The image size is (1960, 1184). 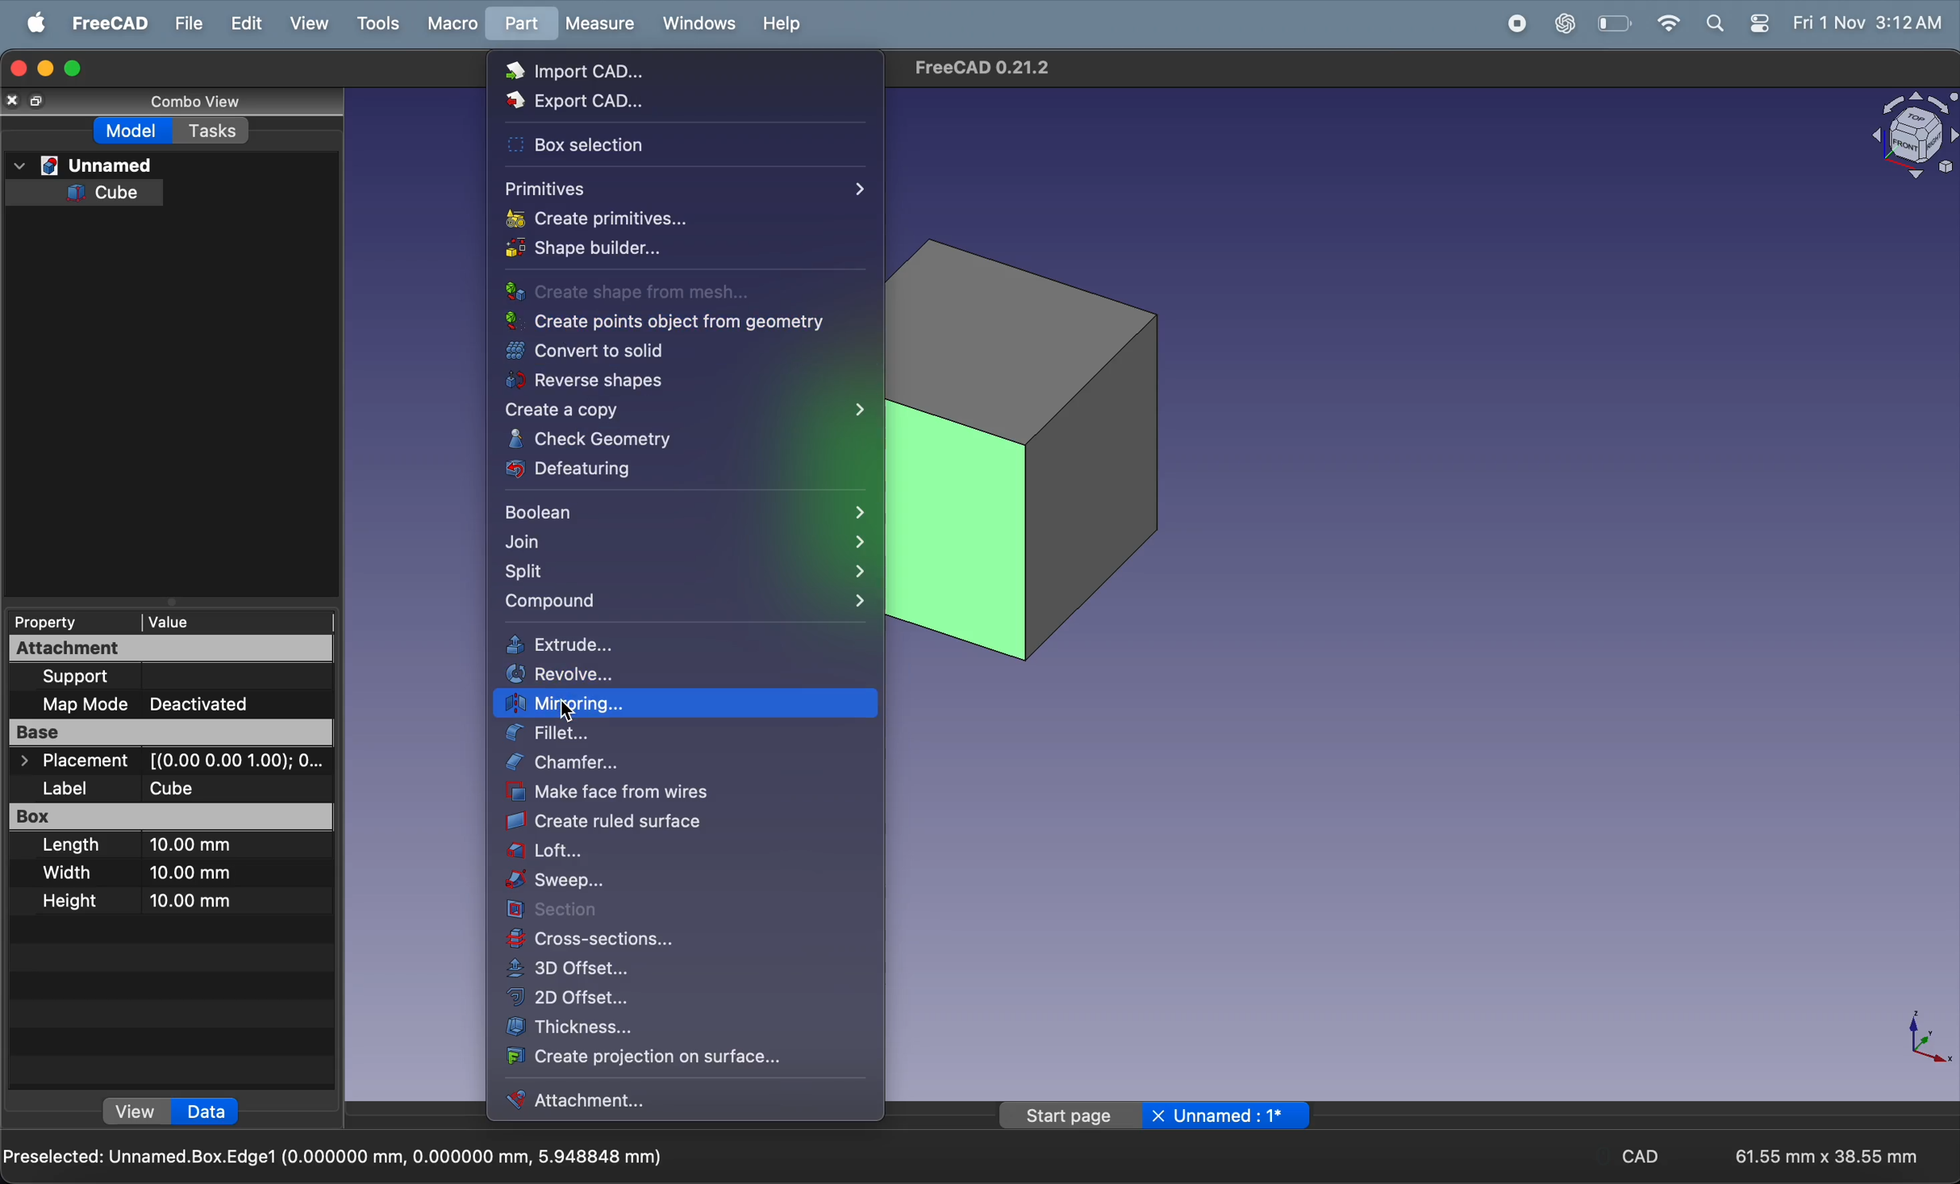 I want to click on Length     10.00 mm, so click(x=145, y=847).